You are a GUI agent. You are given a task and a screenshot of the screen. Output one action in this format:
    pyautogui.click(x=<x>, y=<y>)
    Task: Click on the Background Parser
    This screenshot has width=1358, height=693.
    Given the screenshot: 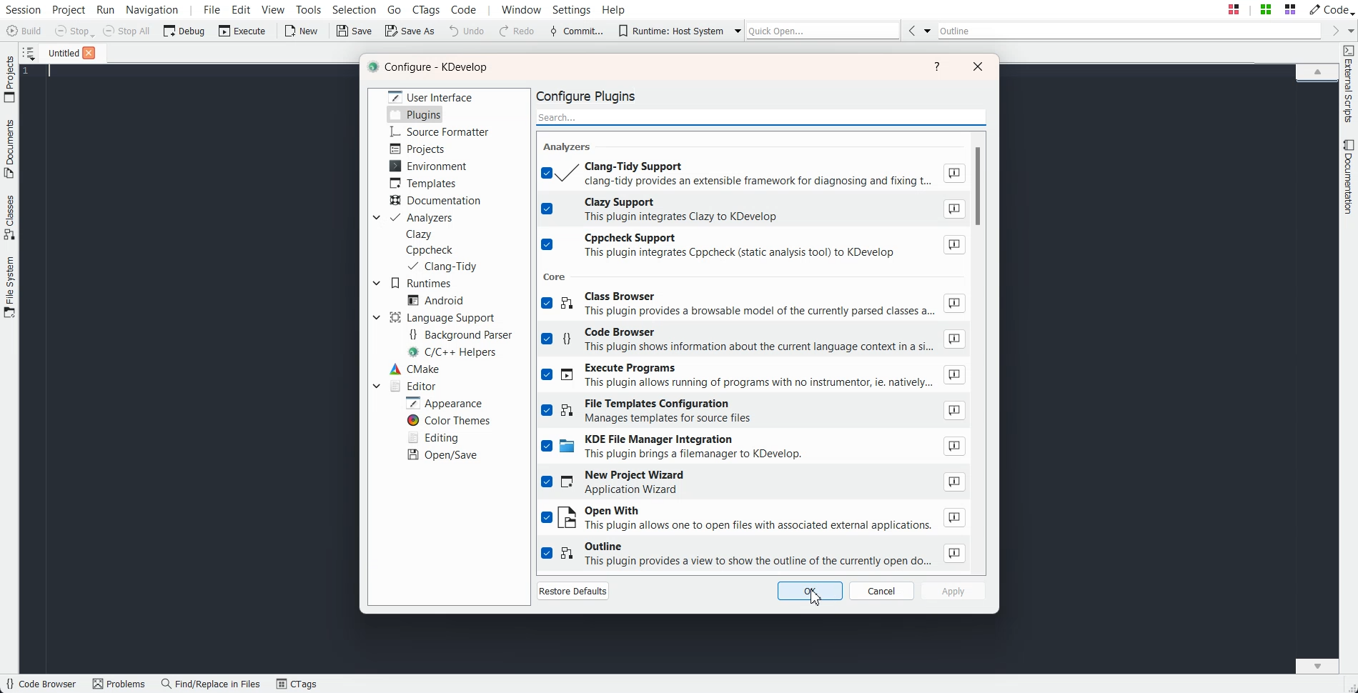 What is the action you would take?
    pyautogui.click(x=460, y=334)
    